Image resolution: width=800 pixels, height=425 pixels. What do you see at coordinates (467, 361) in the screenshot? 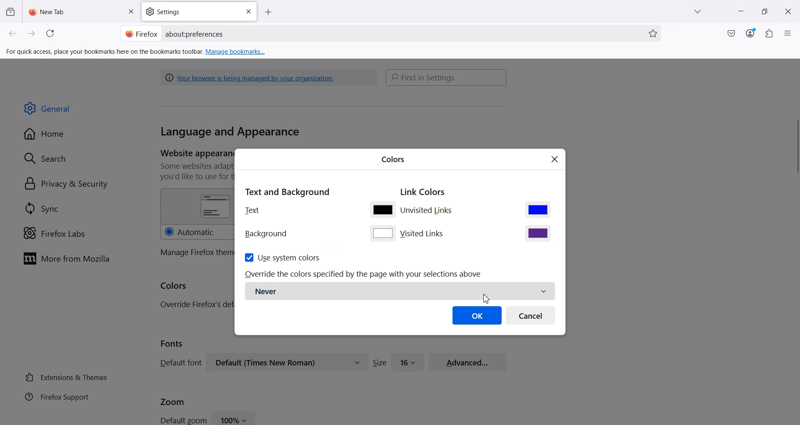
I see `Advanced...` at bounding box center [467, 361].